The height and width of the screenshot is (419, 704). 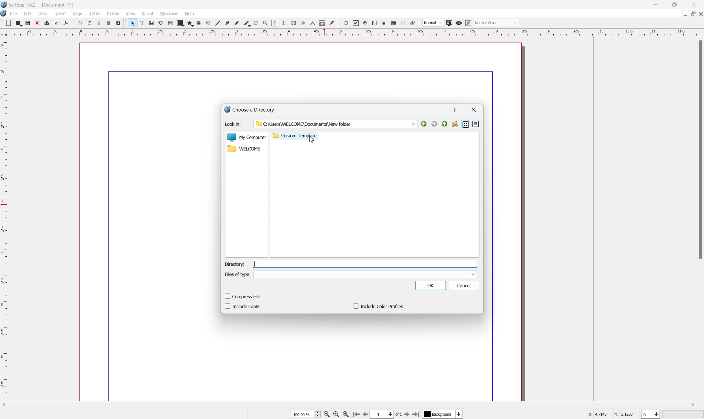 What do you see at coordinates (699, 15) in the screenshot?
I see `Close` at bounding box center [699, 15].